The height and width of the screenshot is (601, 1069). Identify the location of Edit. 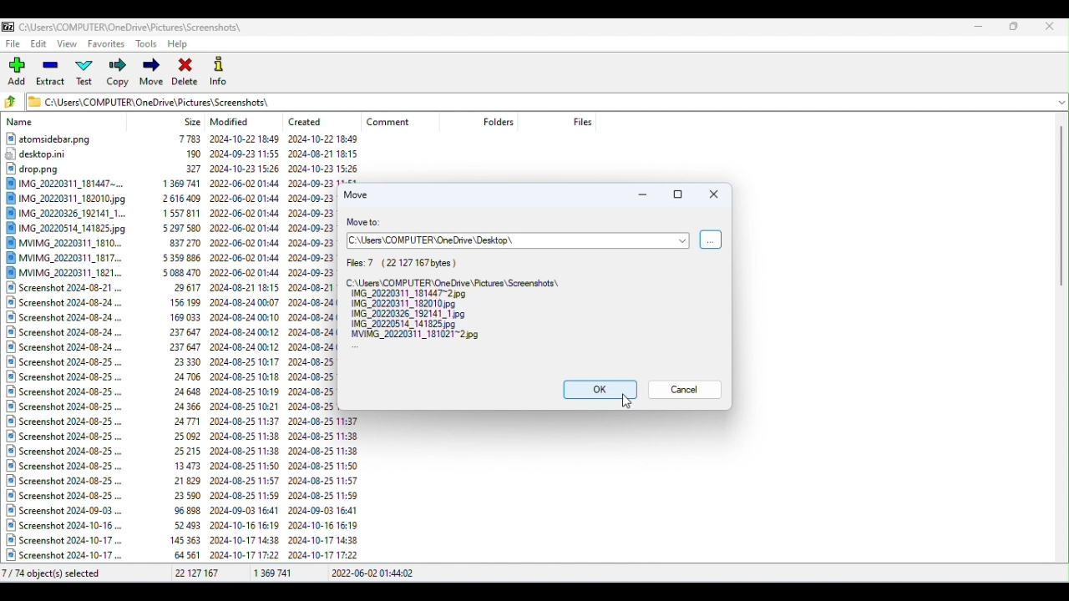
(40, 46).